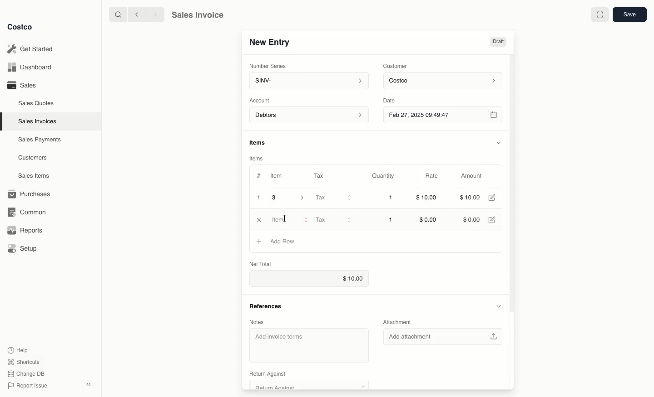  I want to click on Costco, so click(444, 81).